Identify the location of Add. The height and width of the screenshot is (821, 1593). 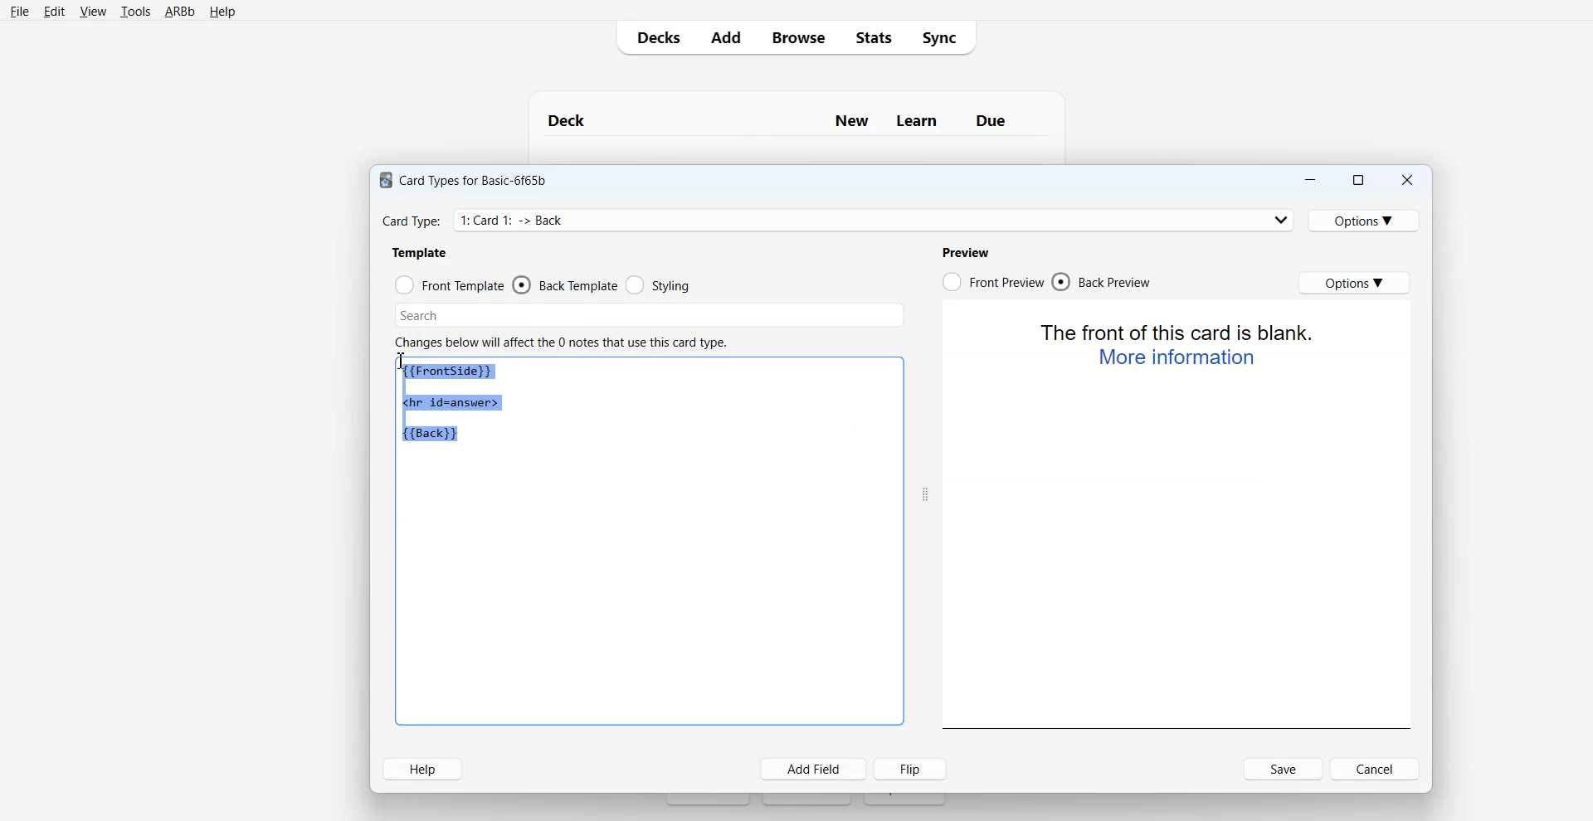
(725, 37).